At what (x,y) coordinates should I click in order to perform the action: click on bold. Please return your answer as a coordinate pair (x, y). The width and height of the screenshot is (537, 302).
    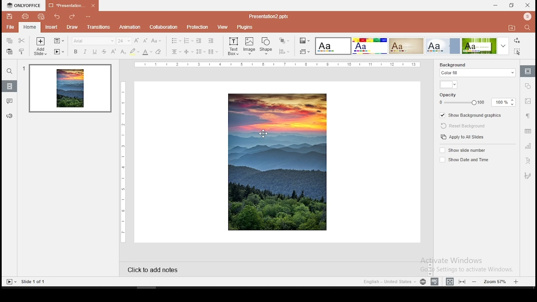
    Looking at the image, I should click on (75, 52).